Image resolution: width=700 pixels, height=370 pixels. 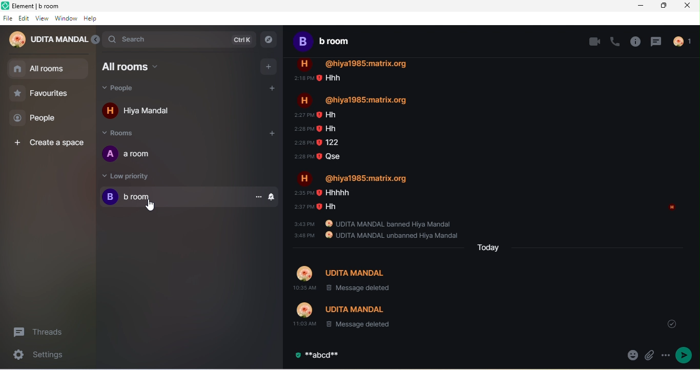 I want to click on close, so click(x=689, y=7).